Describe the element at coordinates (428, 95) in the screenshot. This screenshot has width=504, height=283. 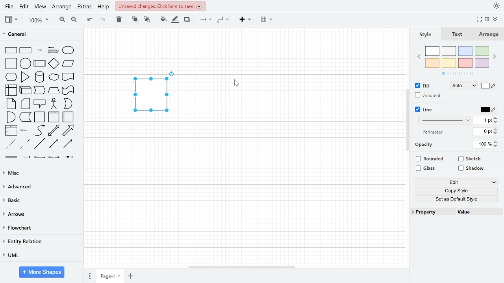
I see `Gradient` at that location.